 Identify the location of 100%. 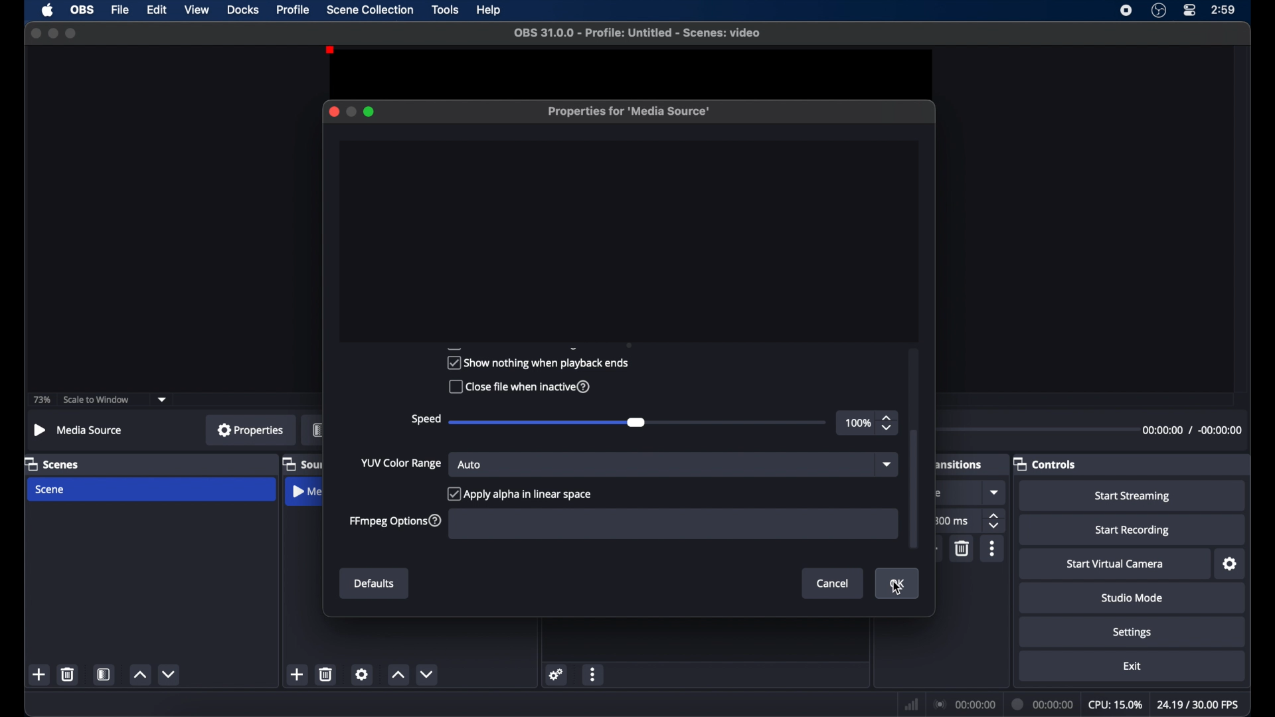
(858, 423).